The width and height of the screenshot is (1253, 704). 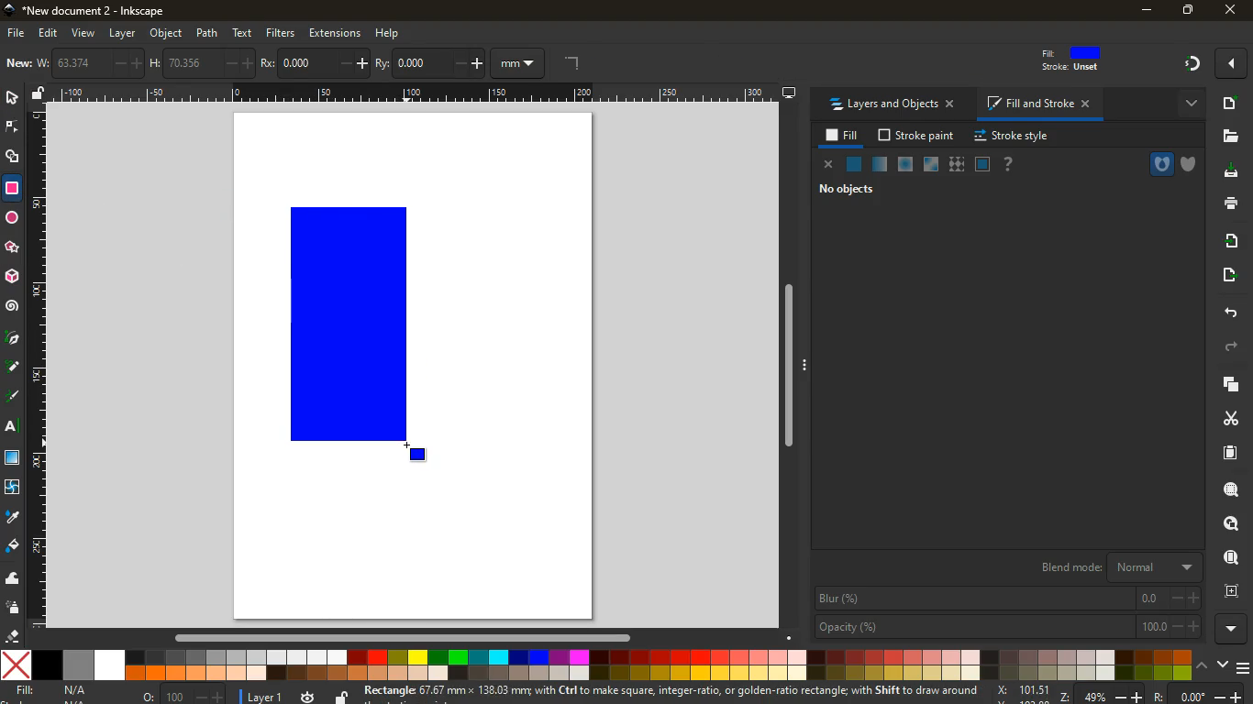 I want to click on po, so click(x=316, y=64).